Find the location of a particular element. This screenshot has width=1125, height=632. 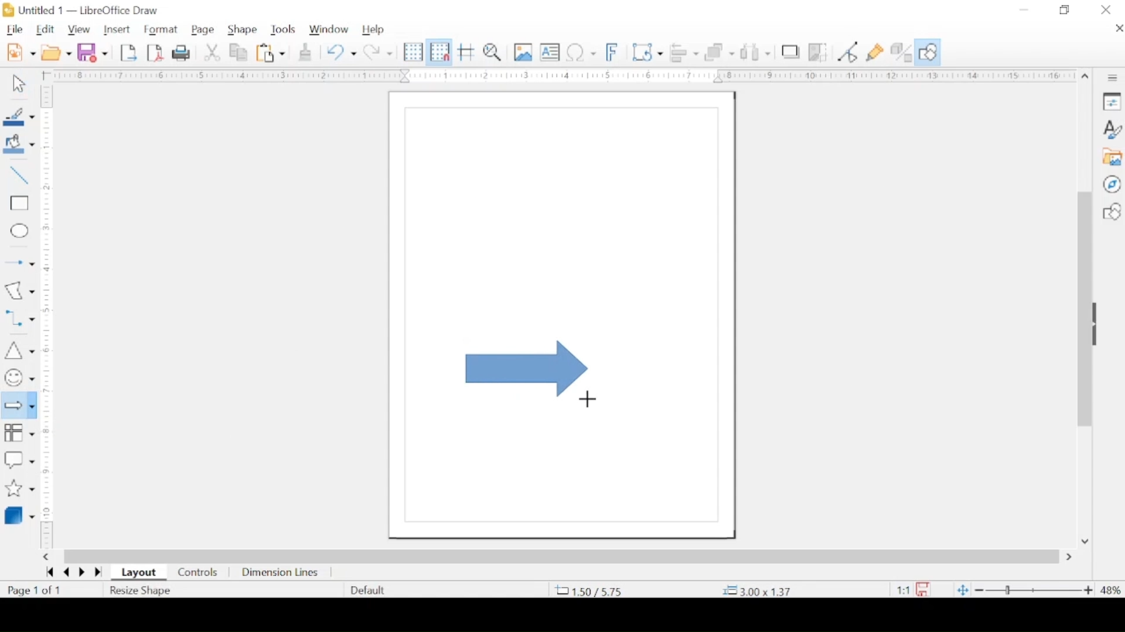

select is located at coordinates (19, 84).